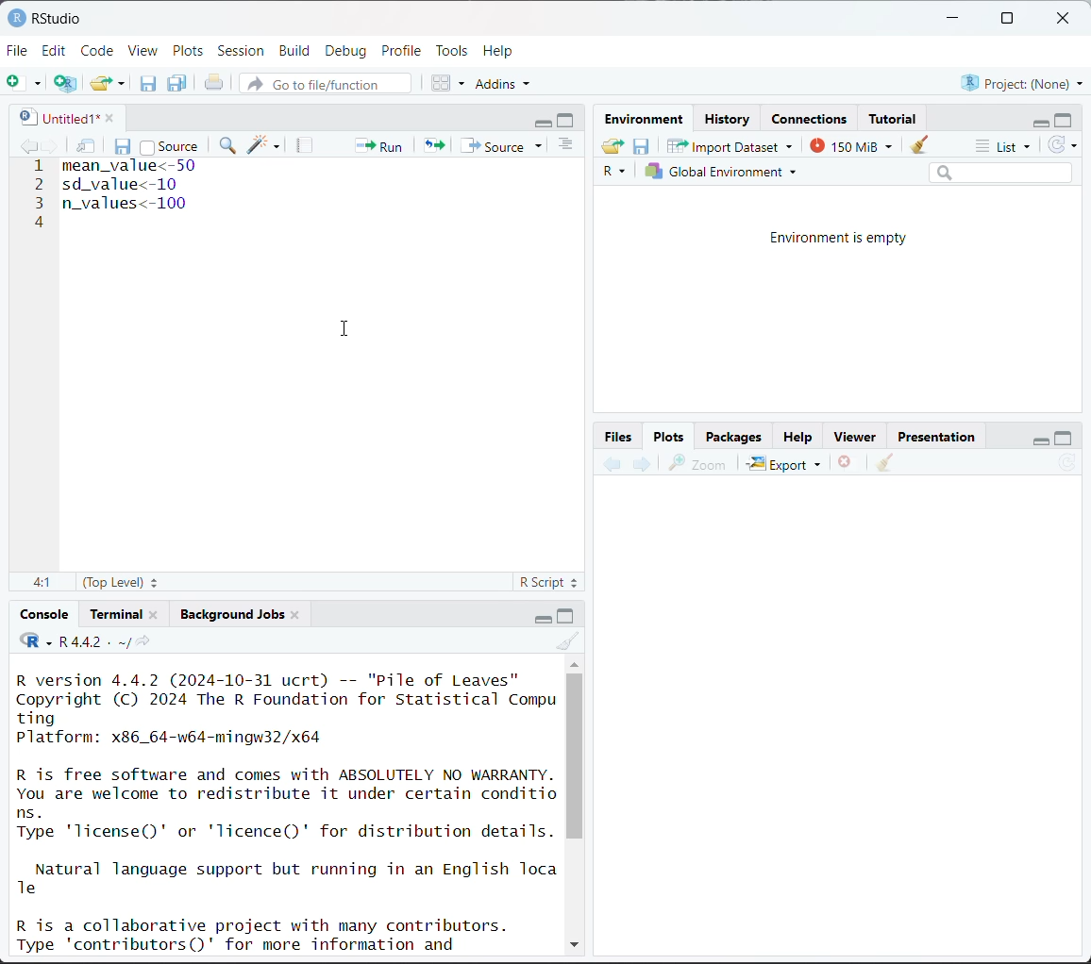  I want to click on minimize, so click(954, 19).